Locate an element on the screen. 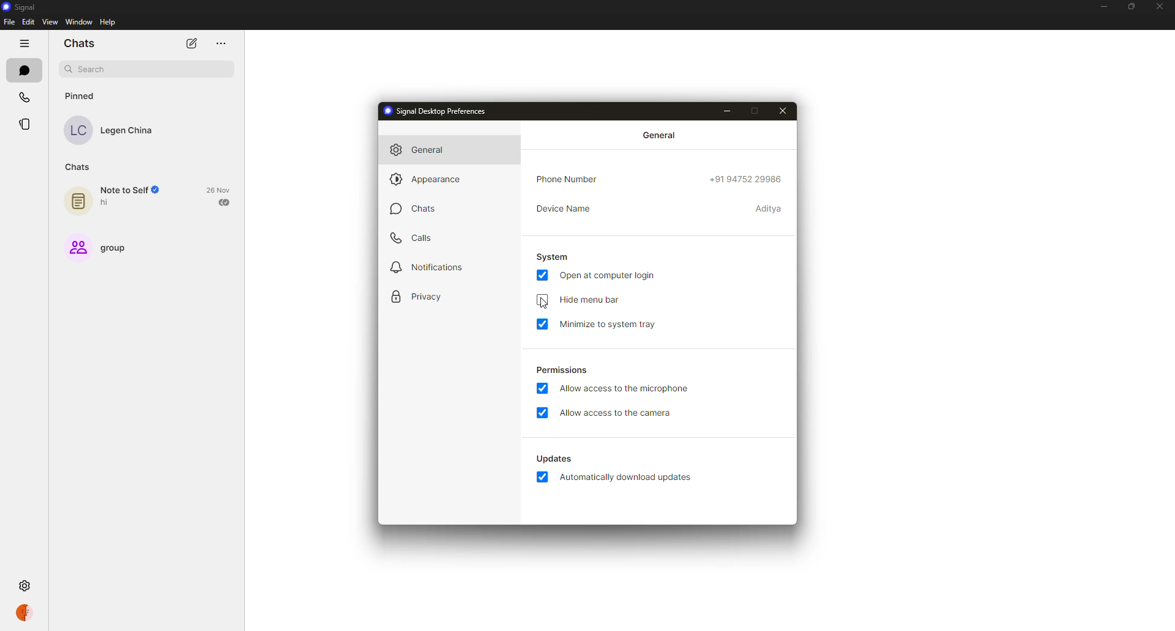 The height and width of the screenshot is (631, 1175). more is located at coordinates (219, 42).